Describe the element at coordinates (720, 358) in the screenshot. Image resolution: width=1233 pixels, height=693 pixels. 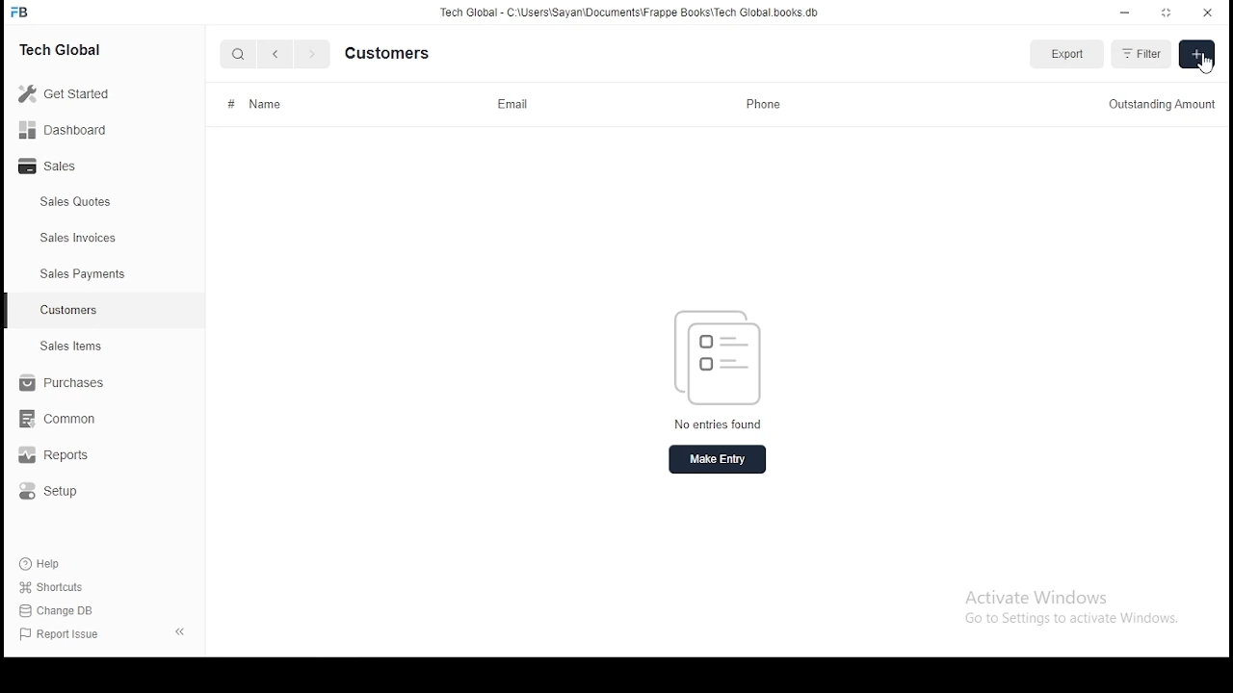
I see `logo` at that location.